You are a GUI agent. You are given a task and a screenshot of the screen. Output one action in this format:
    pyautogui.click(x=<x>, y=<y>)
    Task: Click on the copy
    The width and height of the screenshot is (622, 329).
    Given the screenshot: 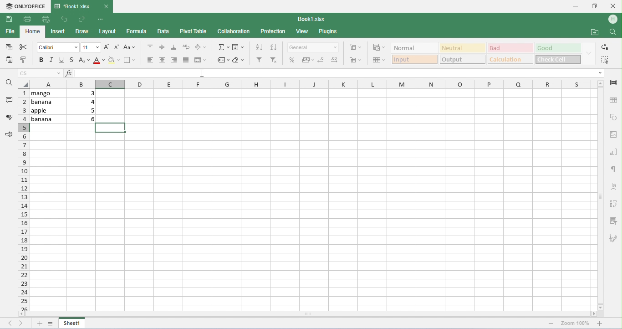 What is the action you would take?
    pyautogui.click(x=9, y=47)
    